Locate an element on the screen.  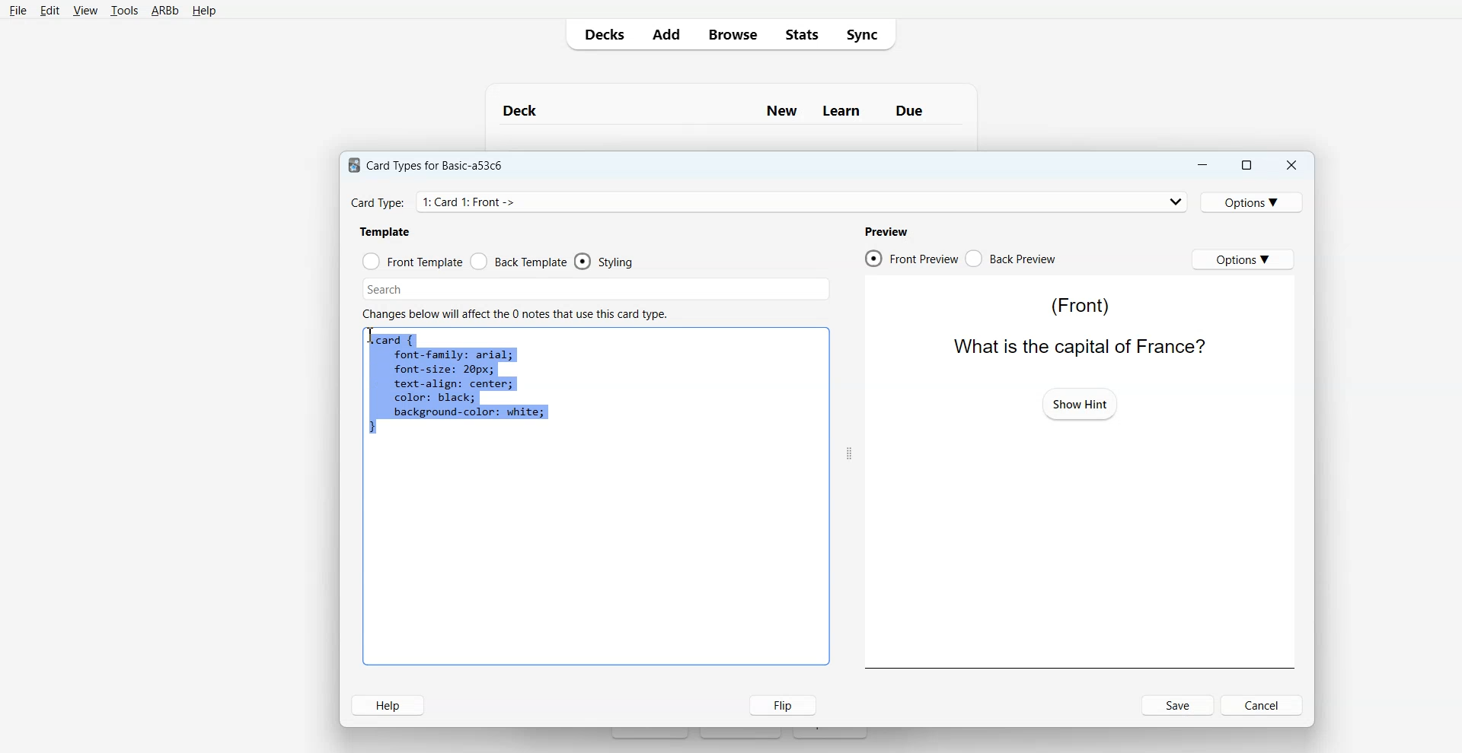
Search Bar is located at coordinates (596, 289).